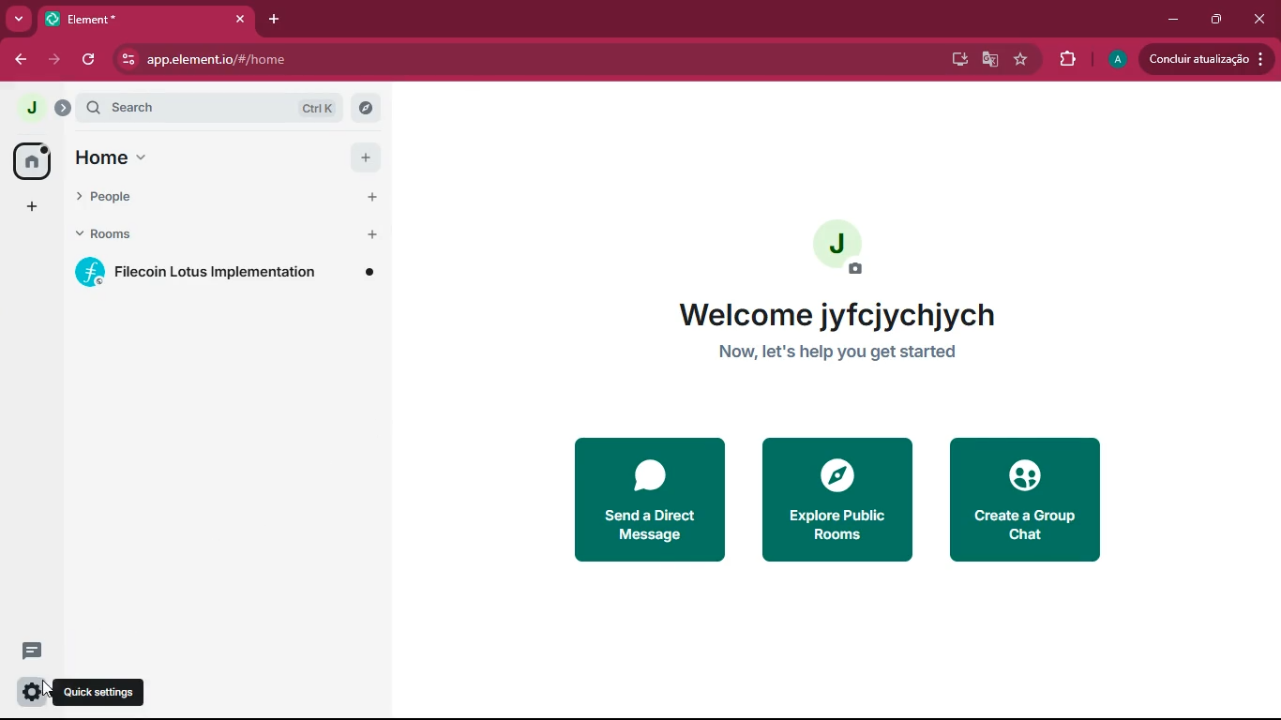  Describe the element at coordinates (958, 61) in the screenshot. I see `desktop` at that location.